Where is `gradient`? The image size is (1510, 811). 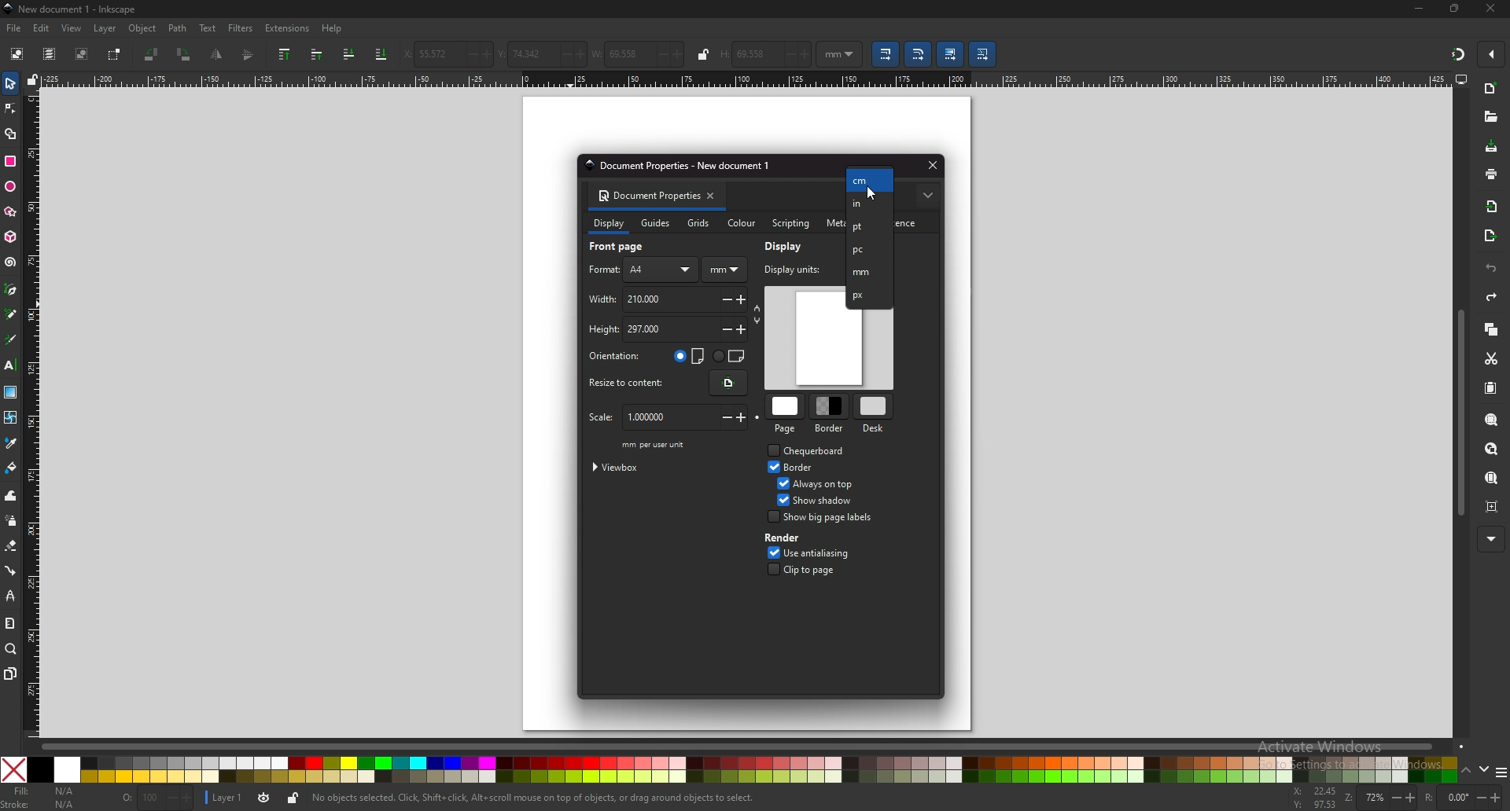 gradient is located at coordinates (10, 391).